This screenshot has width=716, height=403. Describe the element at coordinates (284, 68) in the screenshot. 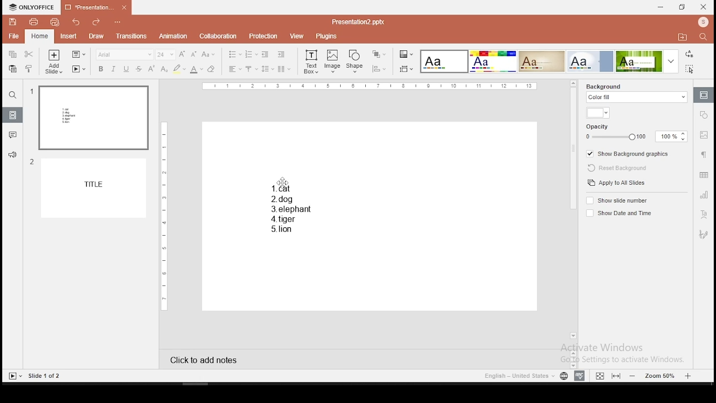

I see `columns` at that location.